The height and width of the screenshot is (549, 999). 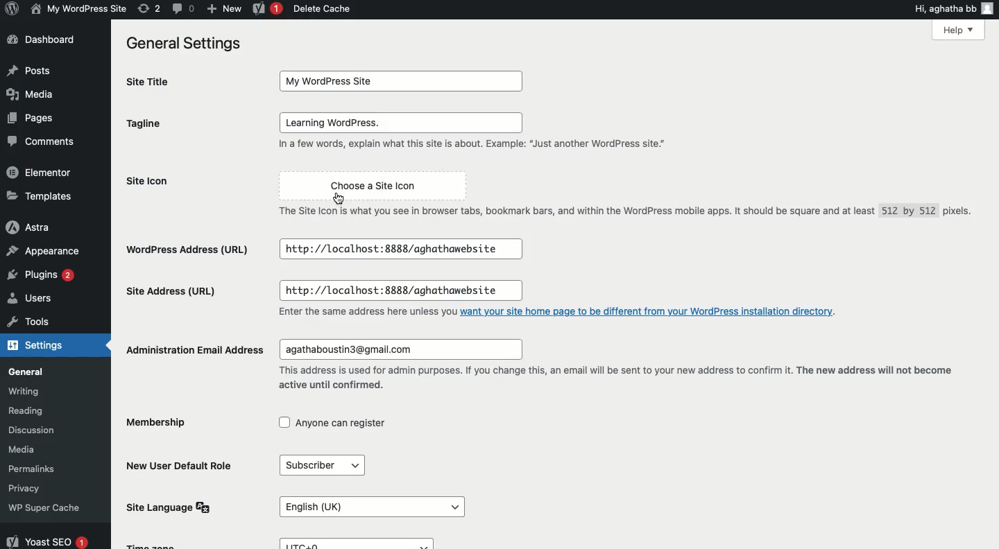 I want to click on English (UK), so click(x=370, y=507).